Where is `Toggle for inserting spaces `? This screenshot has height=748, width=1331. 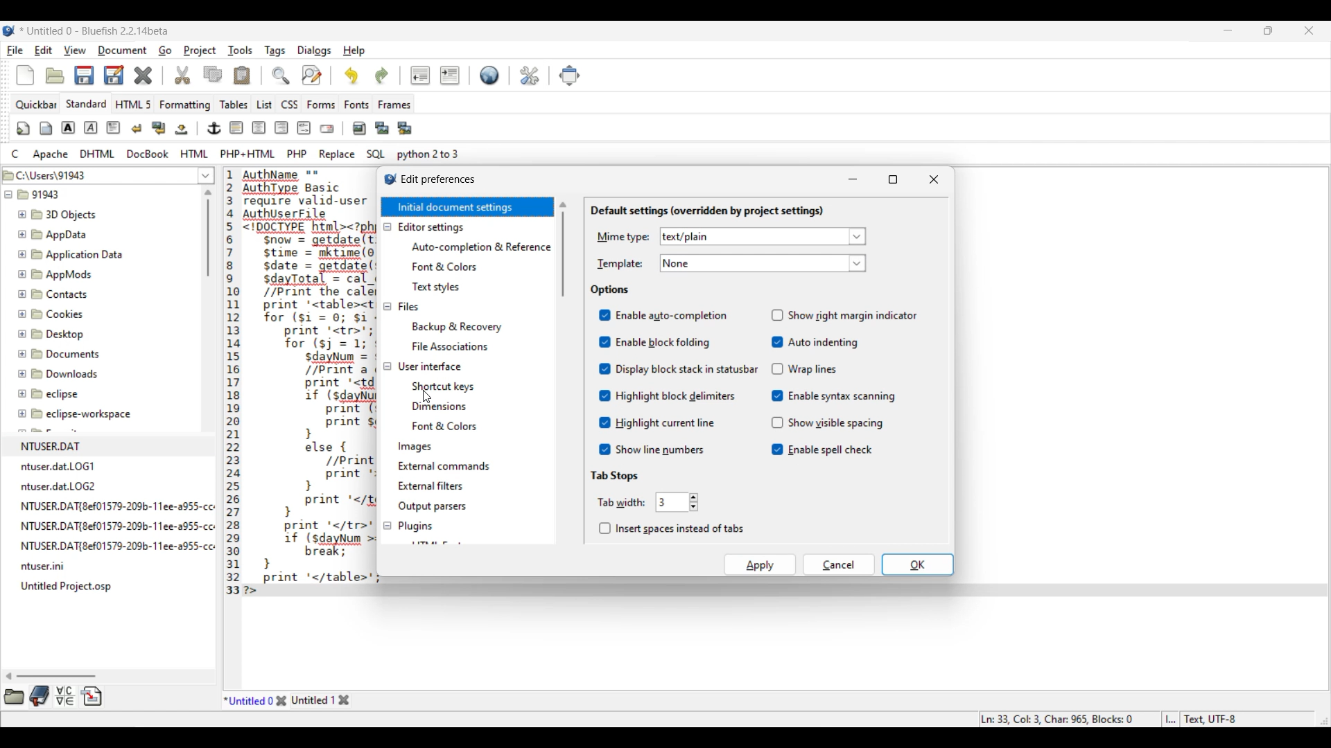
Toggle for inserting spaces  is located at coordinates (671, 528).